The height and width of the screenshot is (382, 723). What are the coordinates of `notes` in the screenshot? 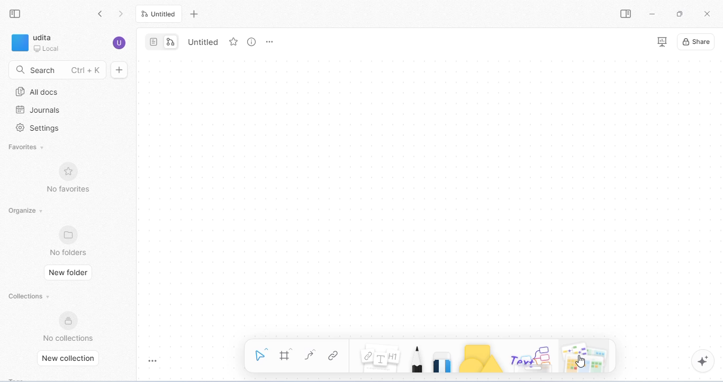 It's located at (381, 357).